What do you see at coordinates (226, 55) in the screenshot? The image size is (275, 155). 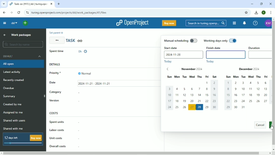 I see `empty finish date box` at bounding box center [226, 55].